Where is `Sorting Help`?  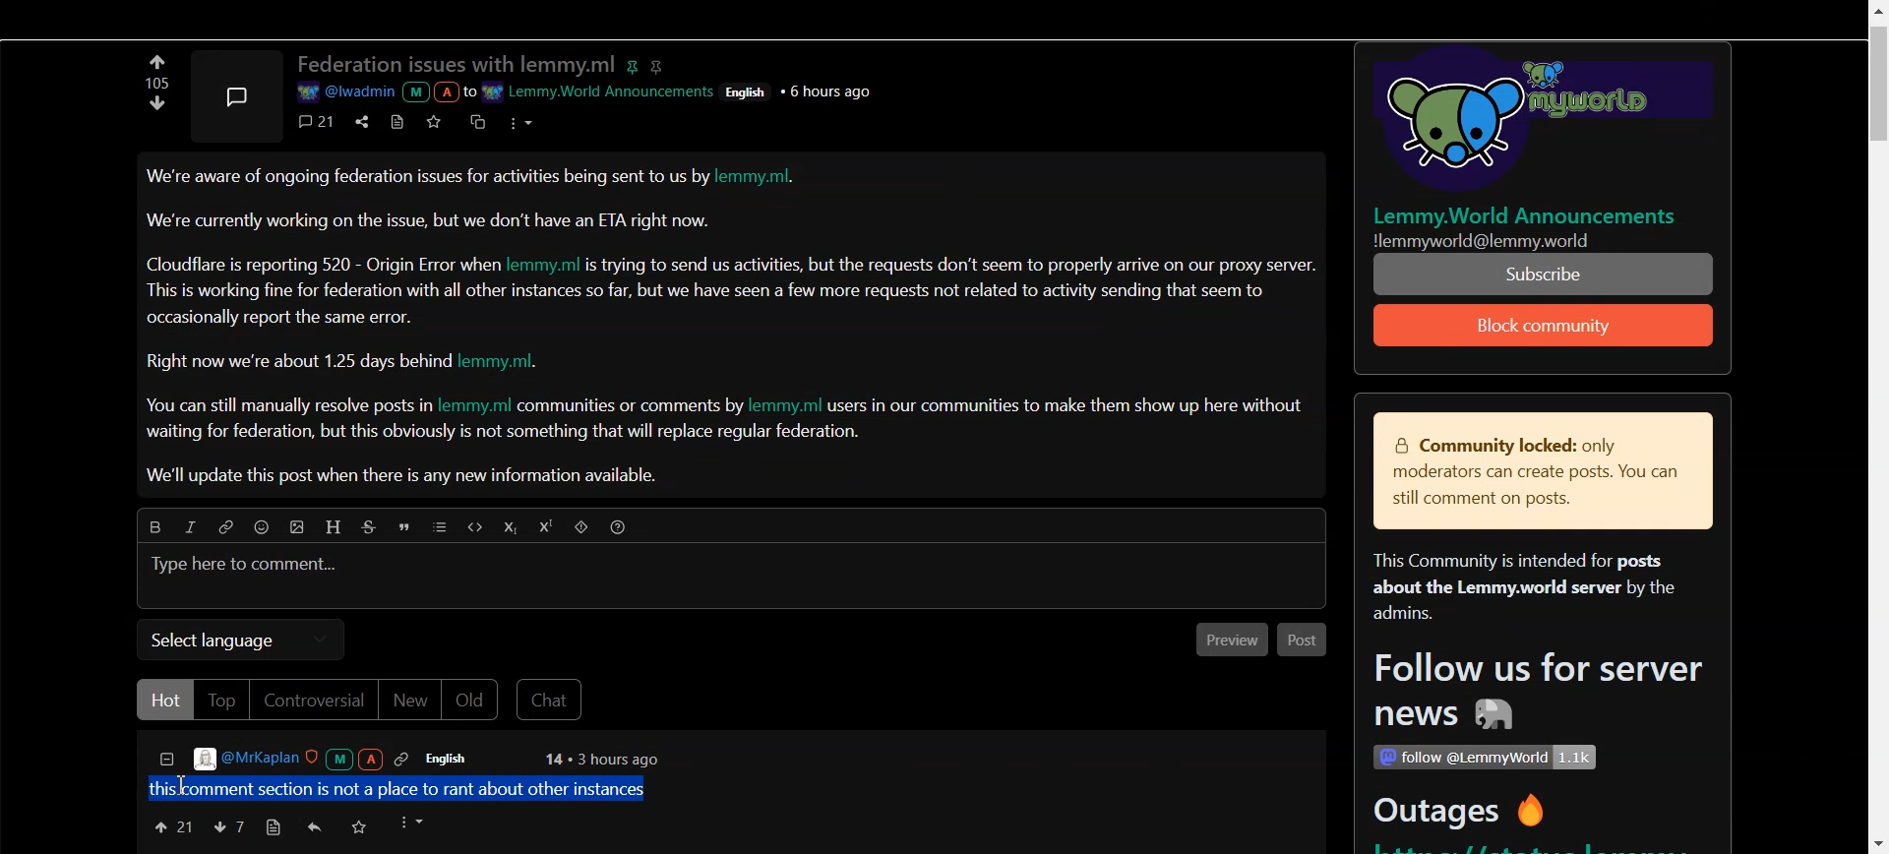 Sorting Help is located at coordinates (620, 526).